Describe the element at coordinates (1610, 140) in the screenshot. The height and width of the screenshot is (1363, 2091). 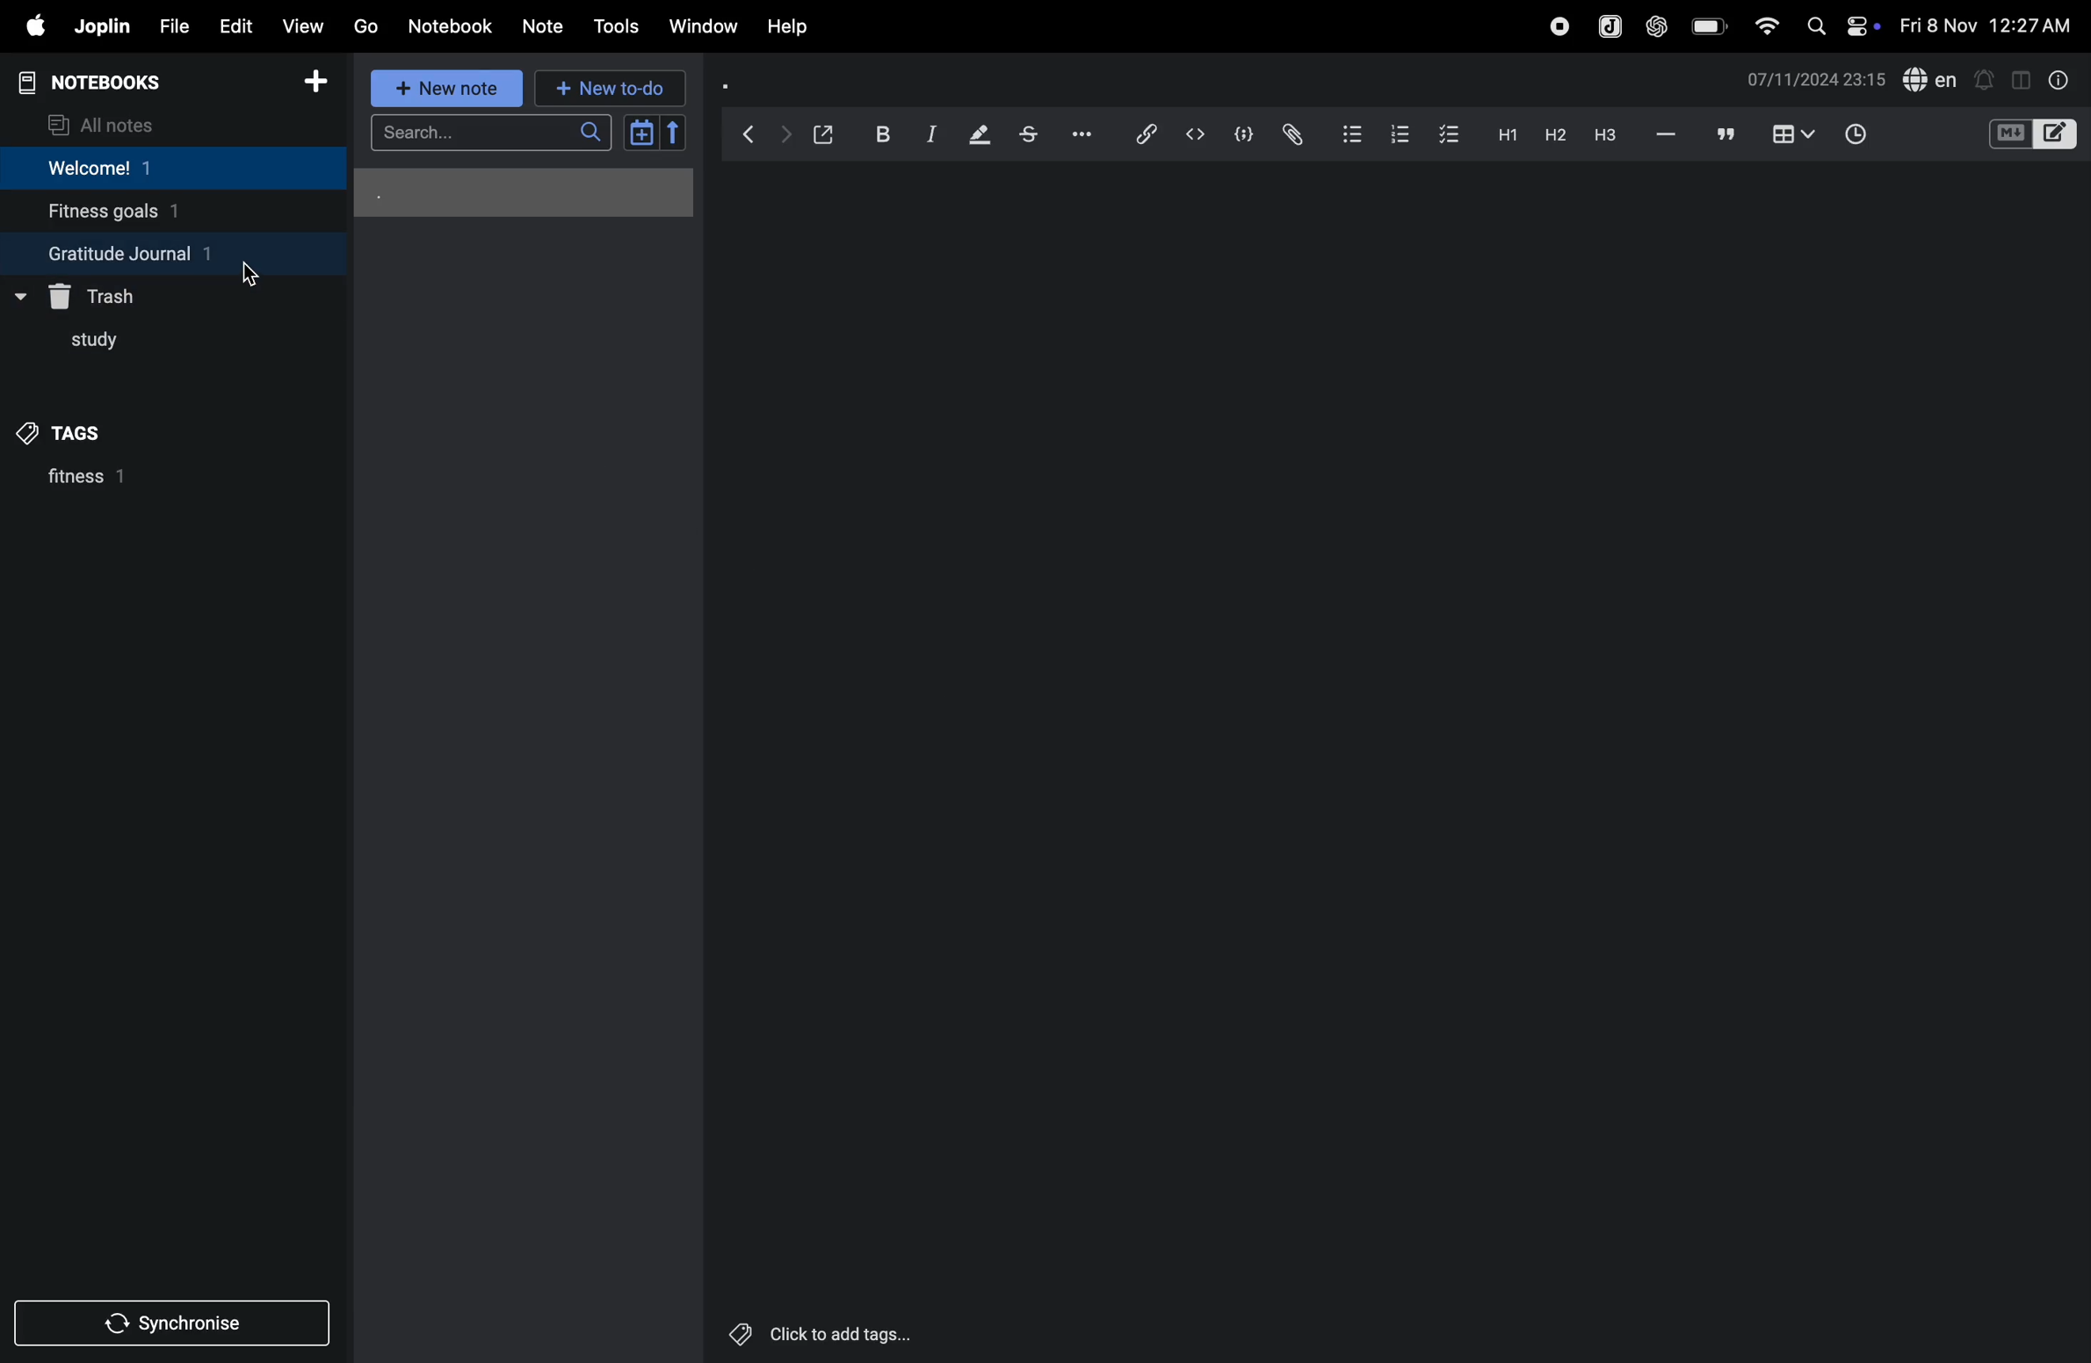
I see `heading 3` at that location.